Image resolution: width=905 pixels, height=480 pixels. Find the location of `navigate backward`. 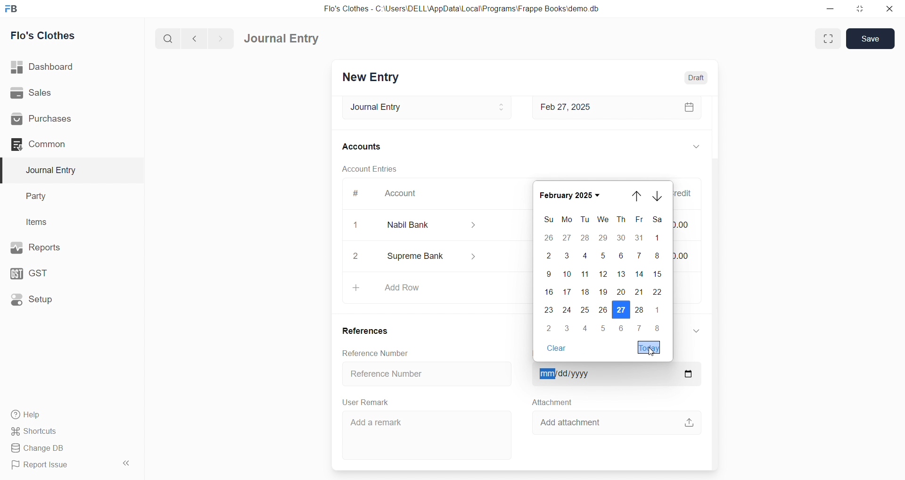

navigate backward is located at coordinates (196, 39).